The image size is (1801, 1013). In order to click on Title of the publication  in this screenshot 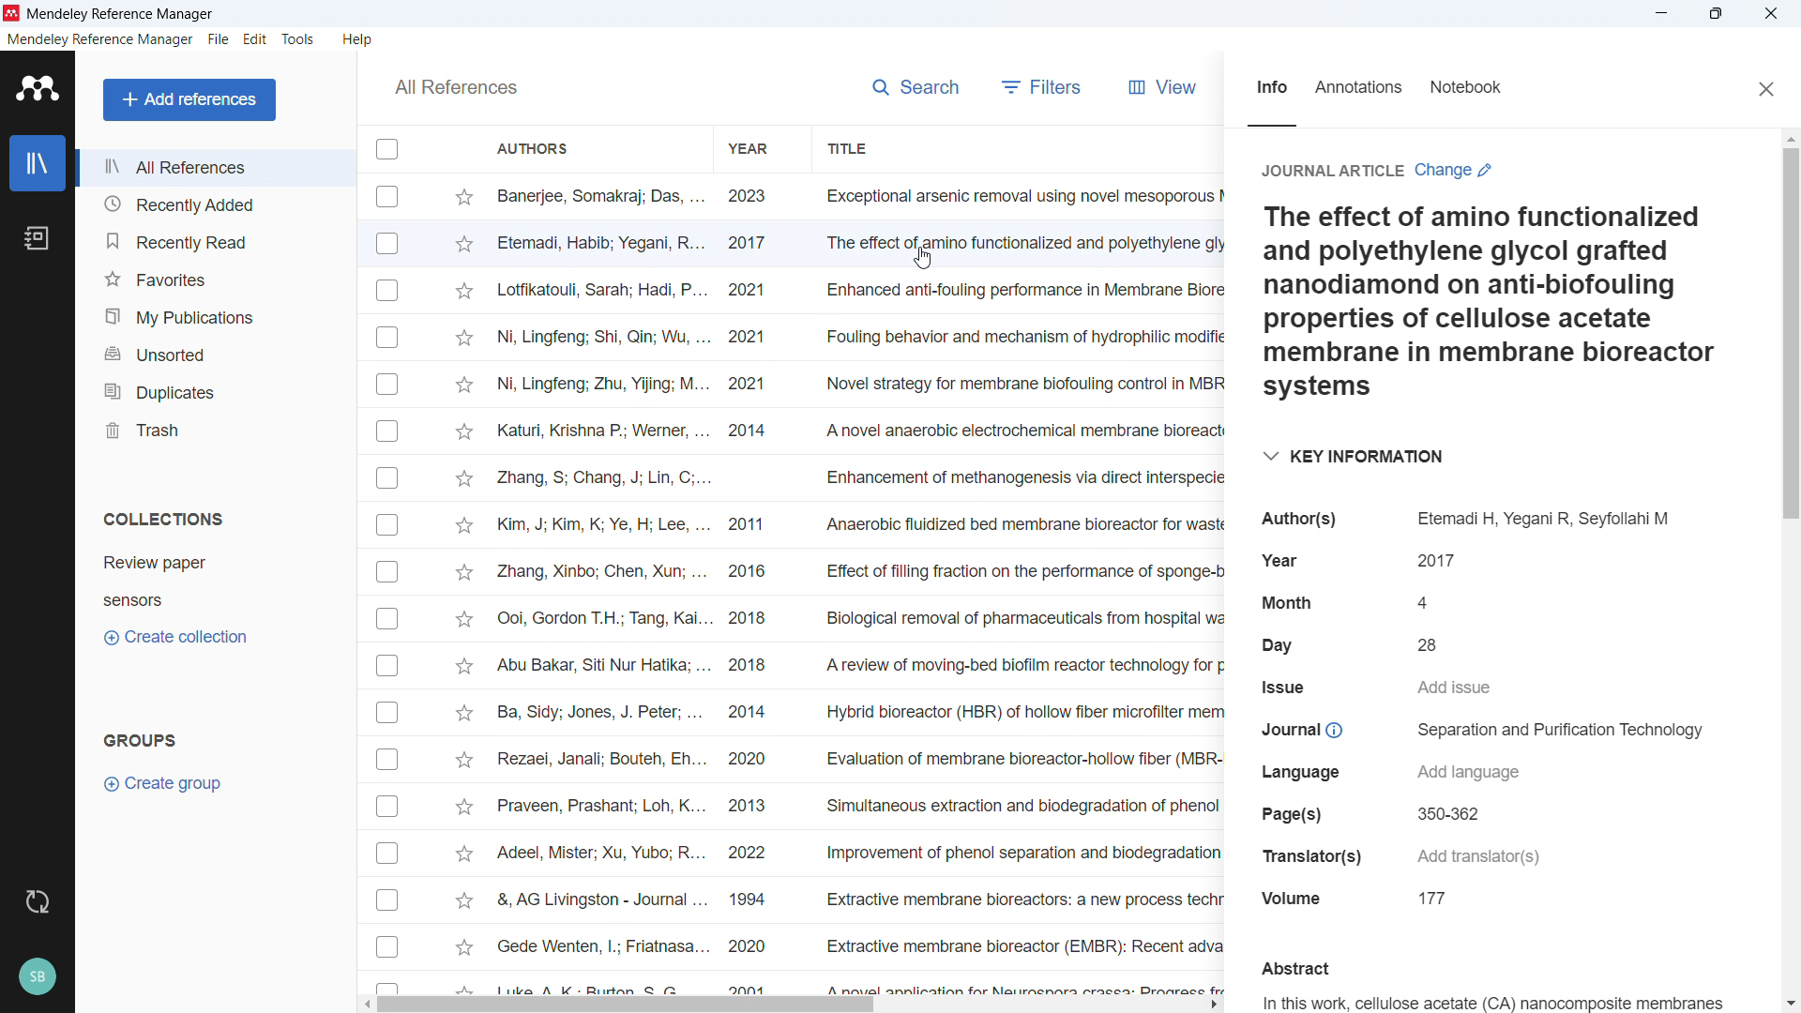, I will do `click(1491, 306)`.